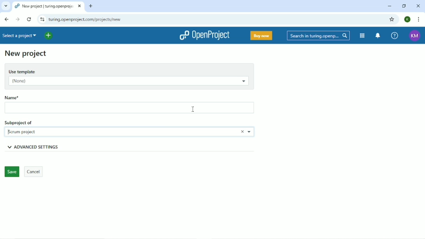 This screenshot has height=239, width=425. Describe the element at coordinates (48, 147) in the screenshot. I see `Advanced settings` at that location.